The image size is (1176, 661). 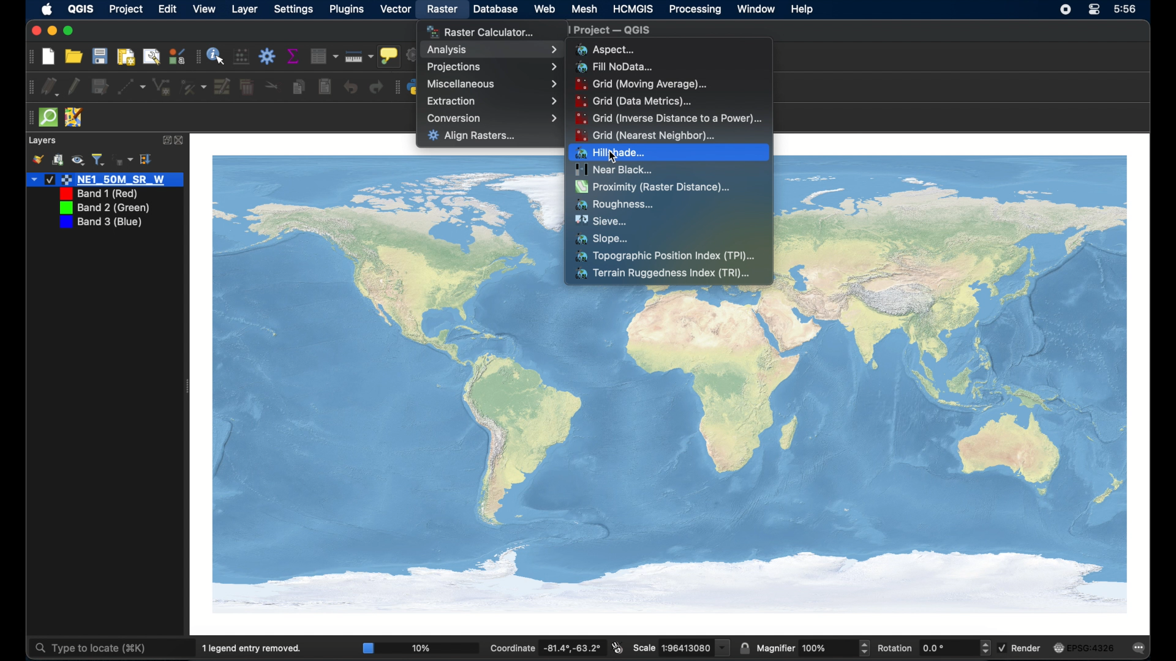 I want to click on edit, so click(x=168, y=9).